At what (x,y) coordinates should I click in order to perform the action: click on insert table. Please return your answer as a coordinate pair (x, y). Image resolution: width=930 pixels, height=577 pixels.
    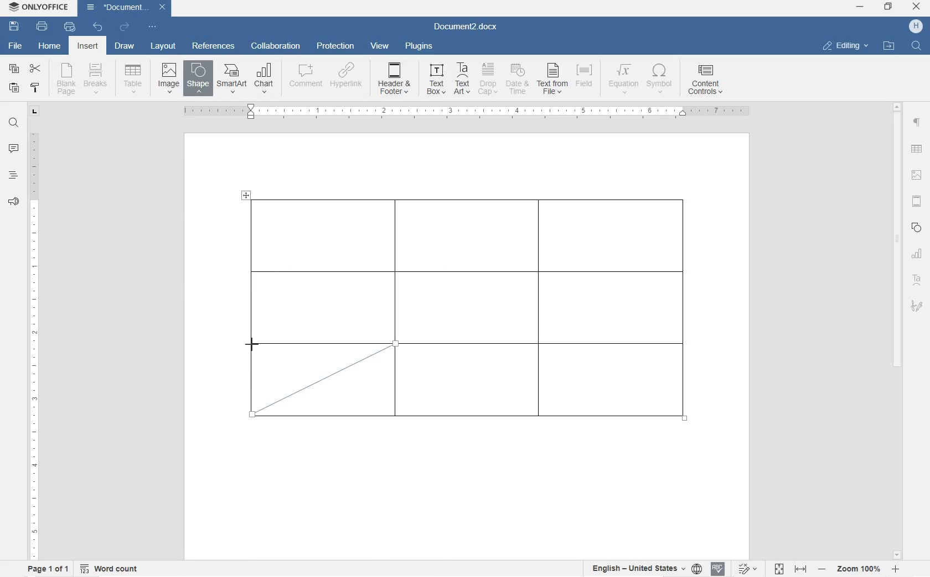
    Looking at the image, I should click on (131, 78).